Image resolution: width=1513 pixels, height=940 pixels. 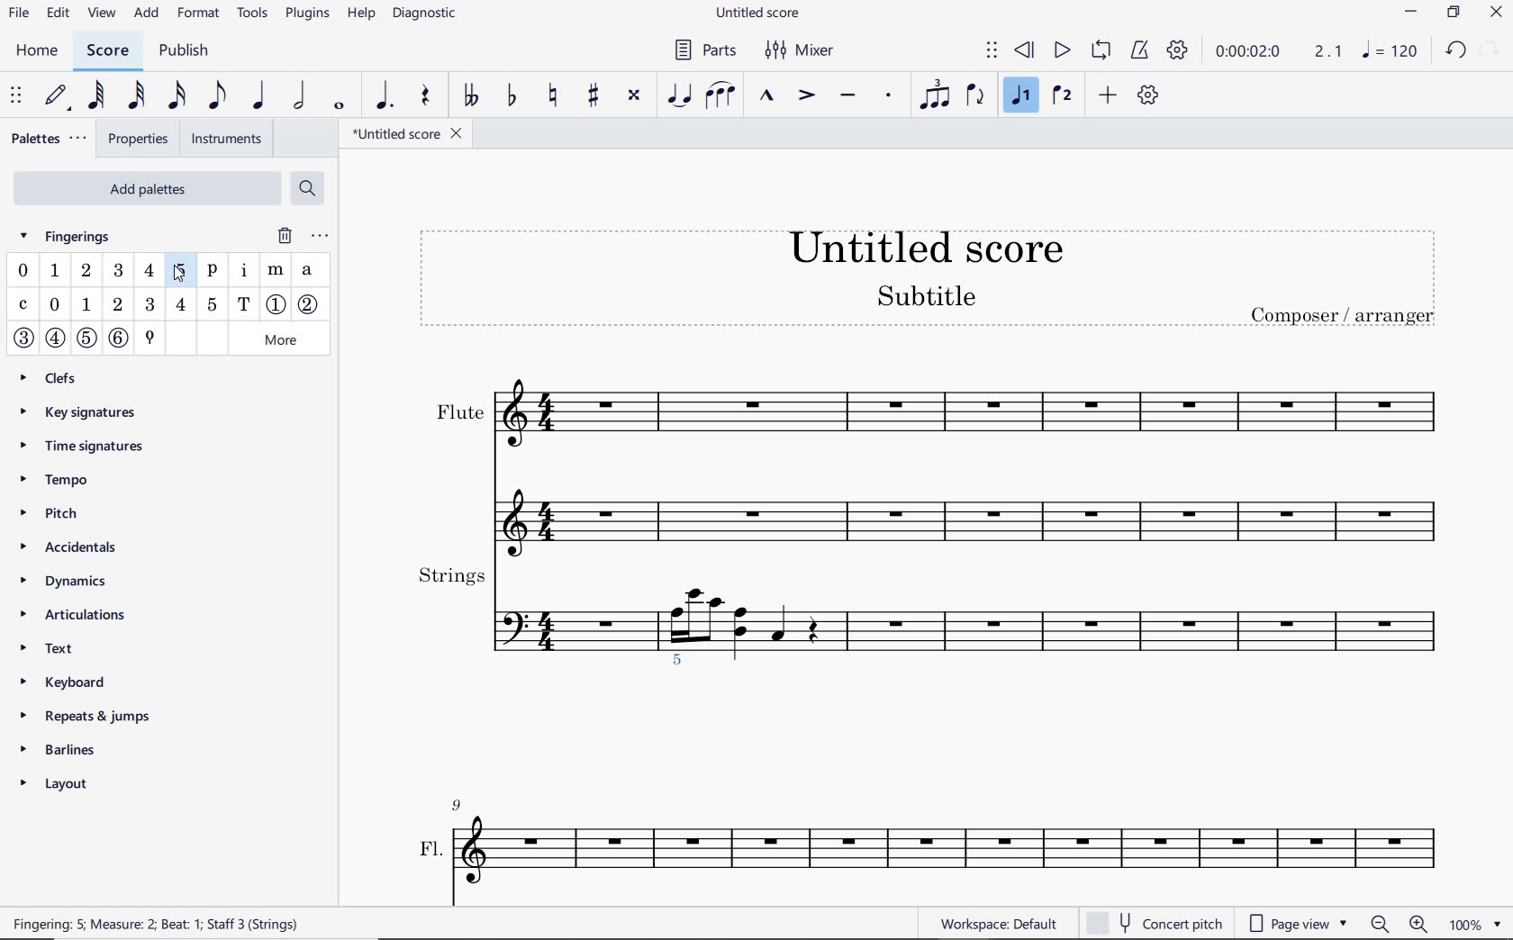 I want to click on edit, so click(x=58, y=11).